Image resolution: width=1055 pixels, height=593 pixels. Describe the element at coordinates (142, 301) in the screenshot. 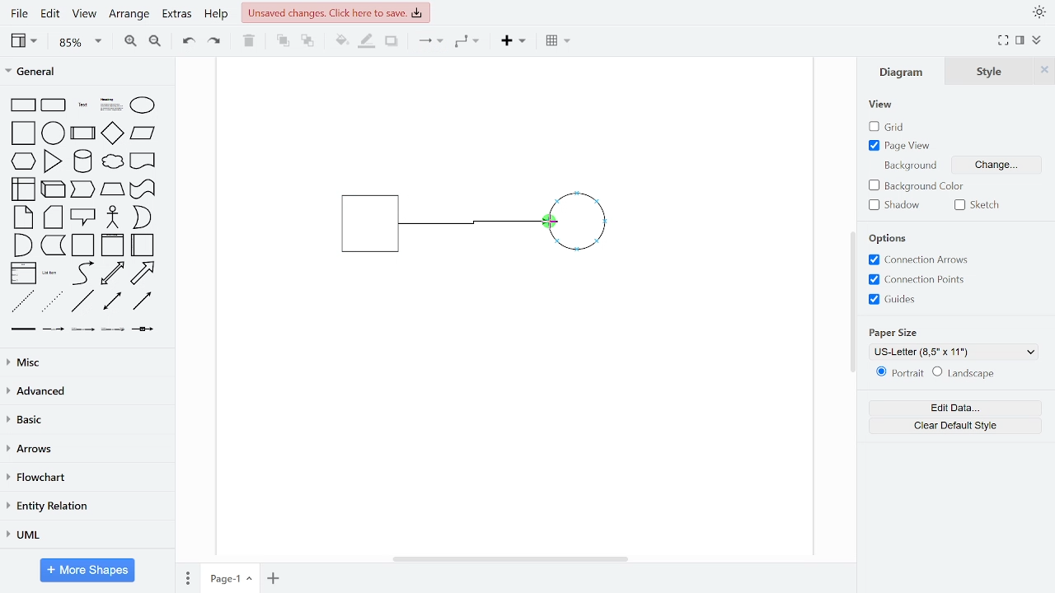

I see `directional connector` at that location.